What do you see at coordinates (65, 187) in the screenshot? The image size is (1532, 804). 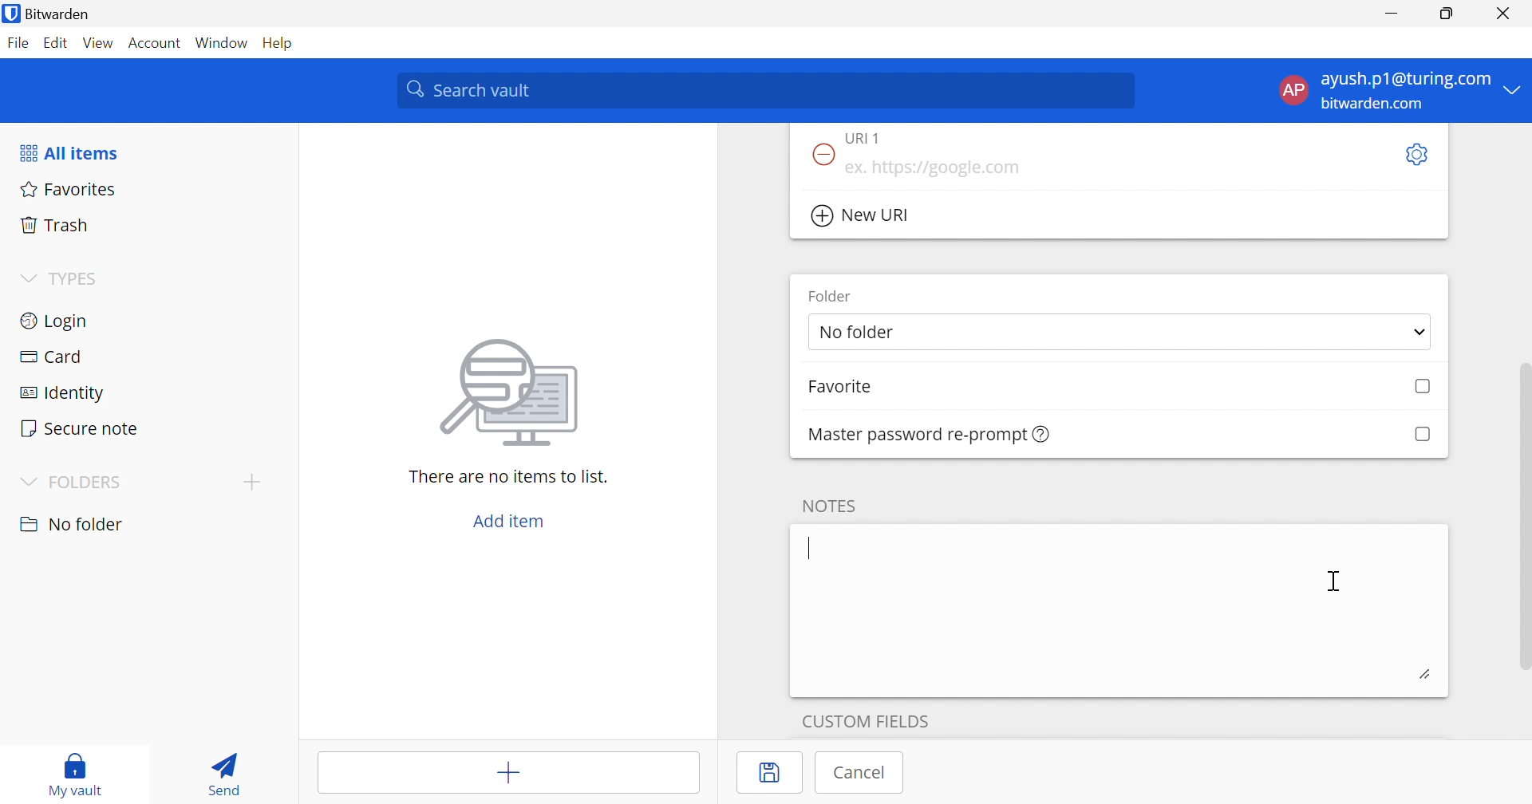 I see `Favorites` at bounding box center [65, 187].